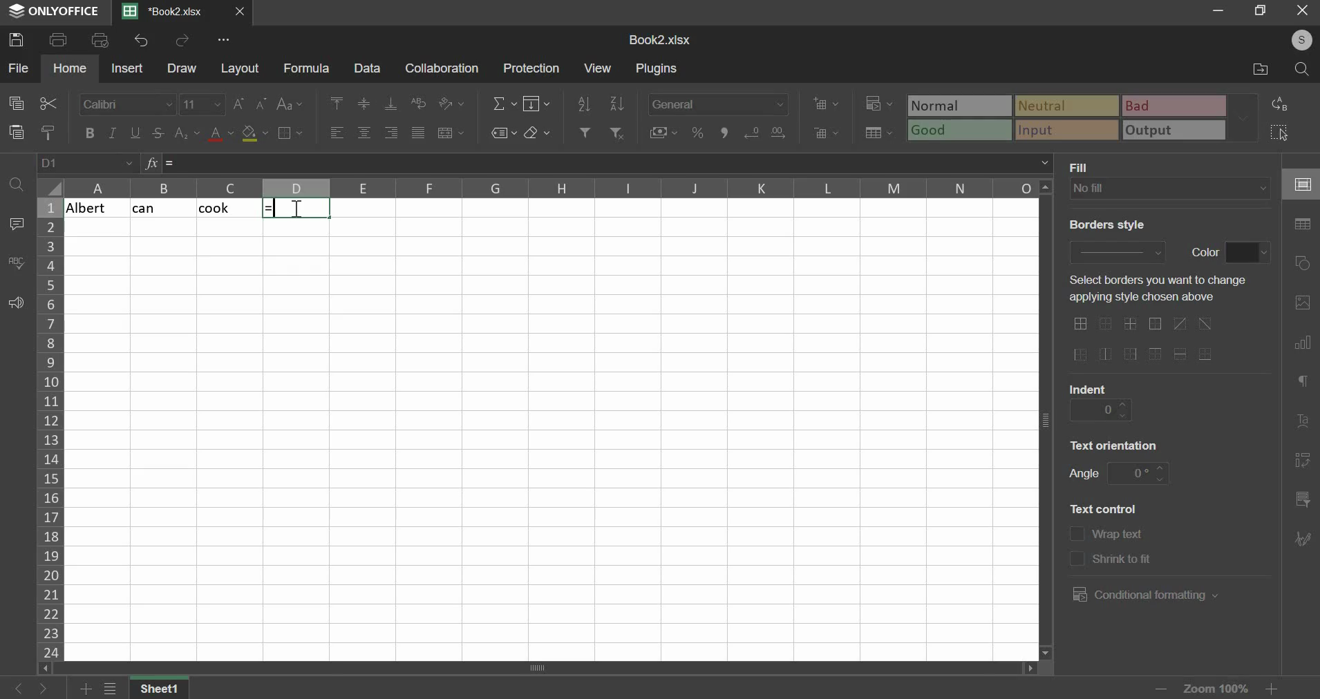  I want to click on columns, so click(552, 189).